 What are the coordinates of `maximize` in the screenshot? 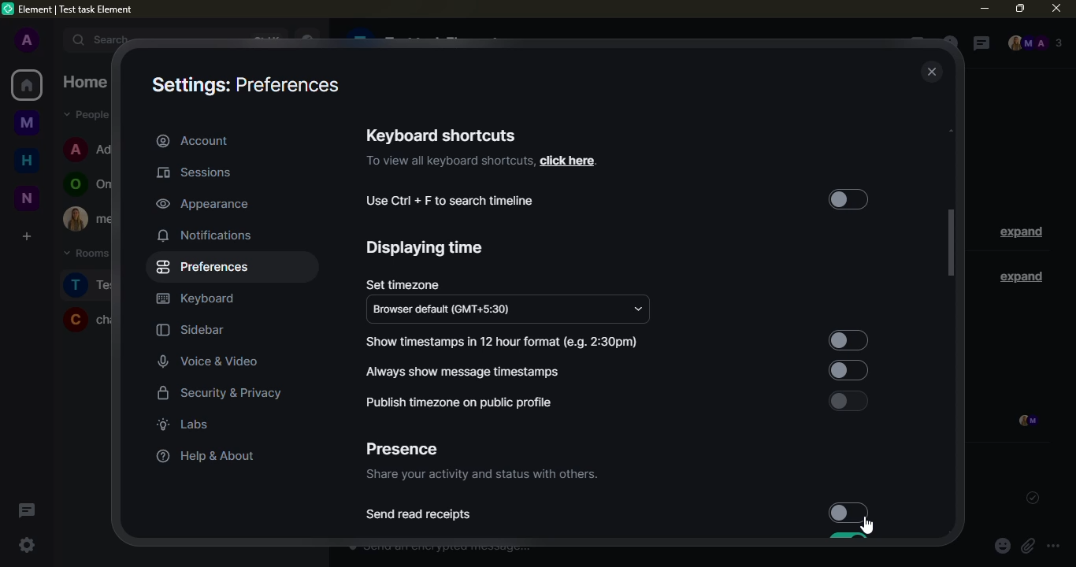 It's located at (1019, 7).